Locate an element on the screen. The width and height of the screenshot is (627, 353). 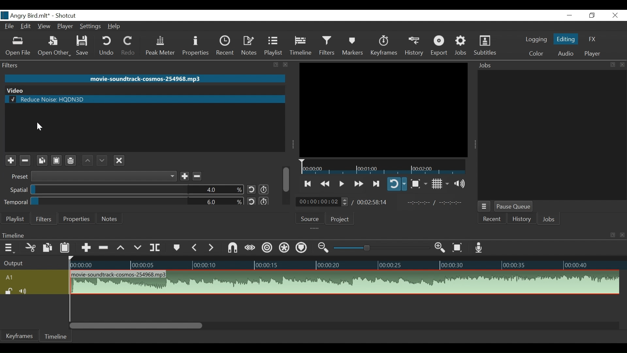
History is located at coordinates (521, 220).